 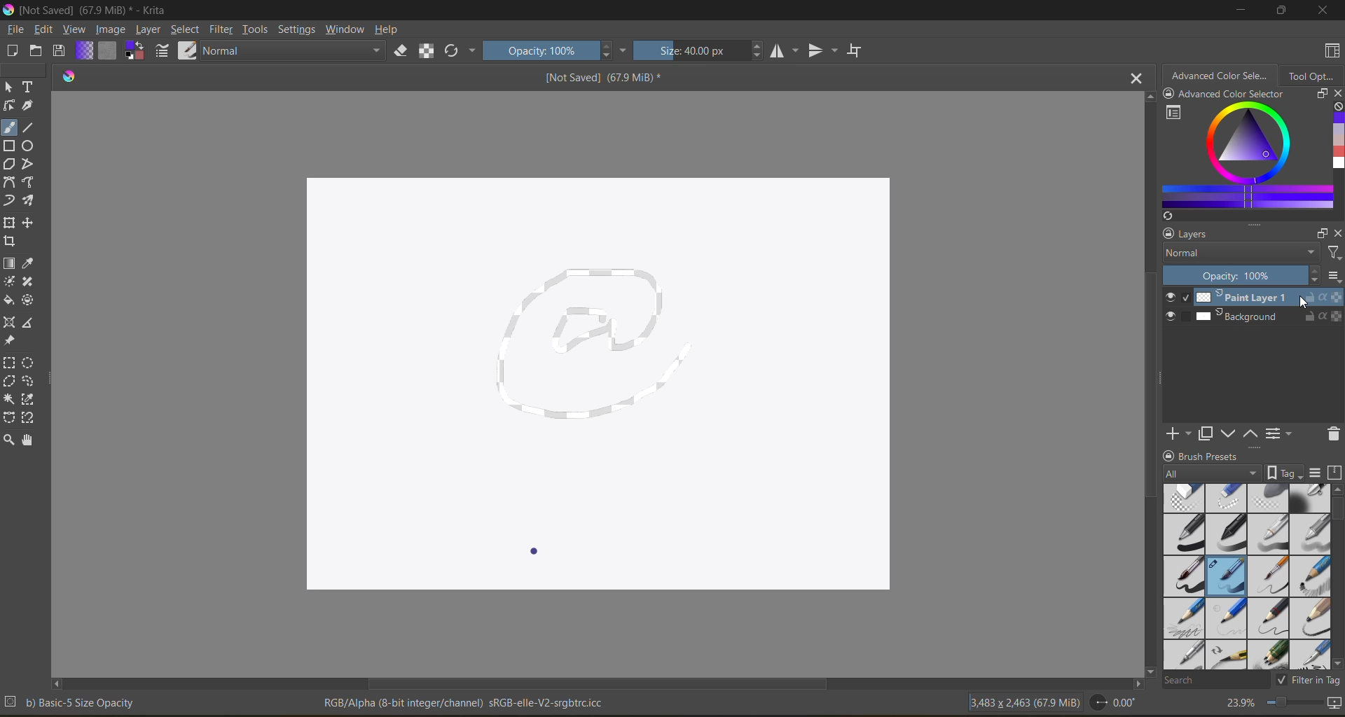 I want to click on light grey pen, so click(x=1269, y=534).